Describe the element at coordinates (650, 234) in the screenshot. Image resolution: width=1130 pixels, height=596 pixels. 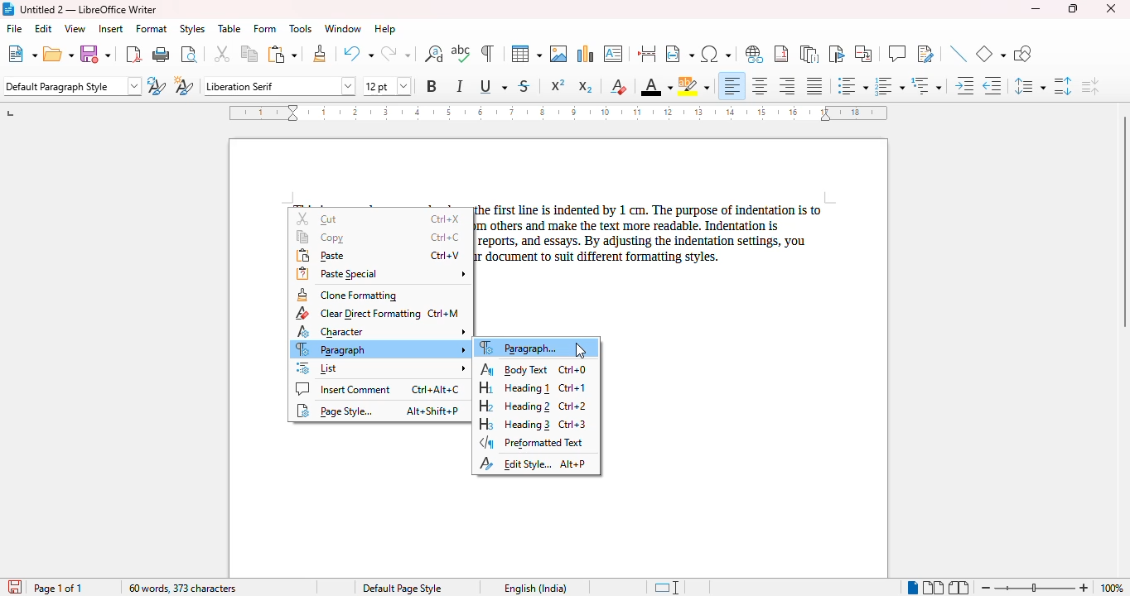
I see `paragraph` at that location.